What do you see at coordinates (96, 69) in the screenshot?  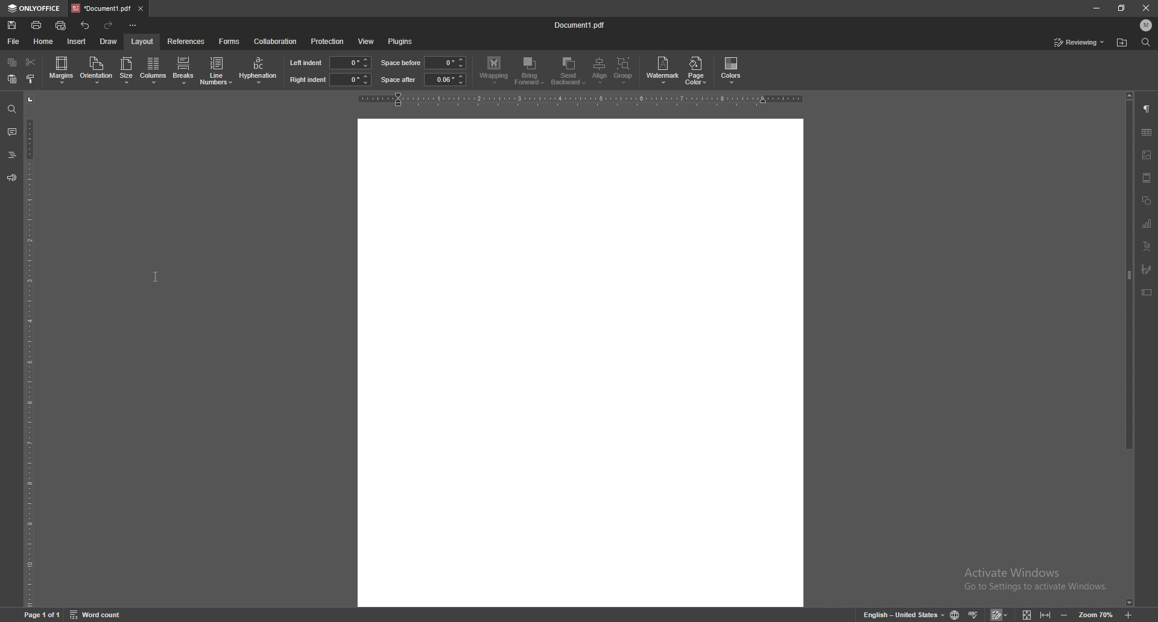 I see `orientation` at bounding box center [96, 69].